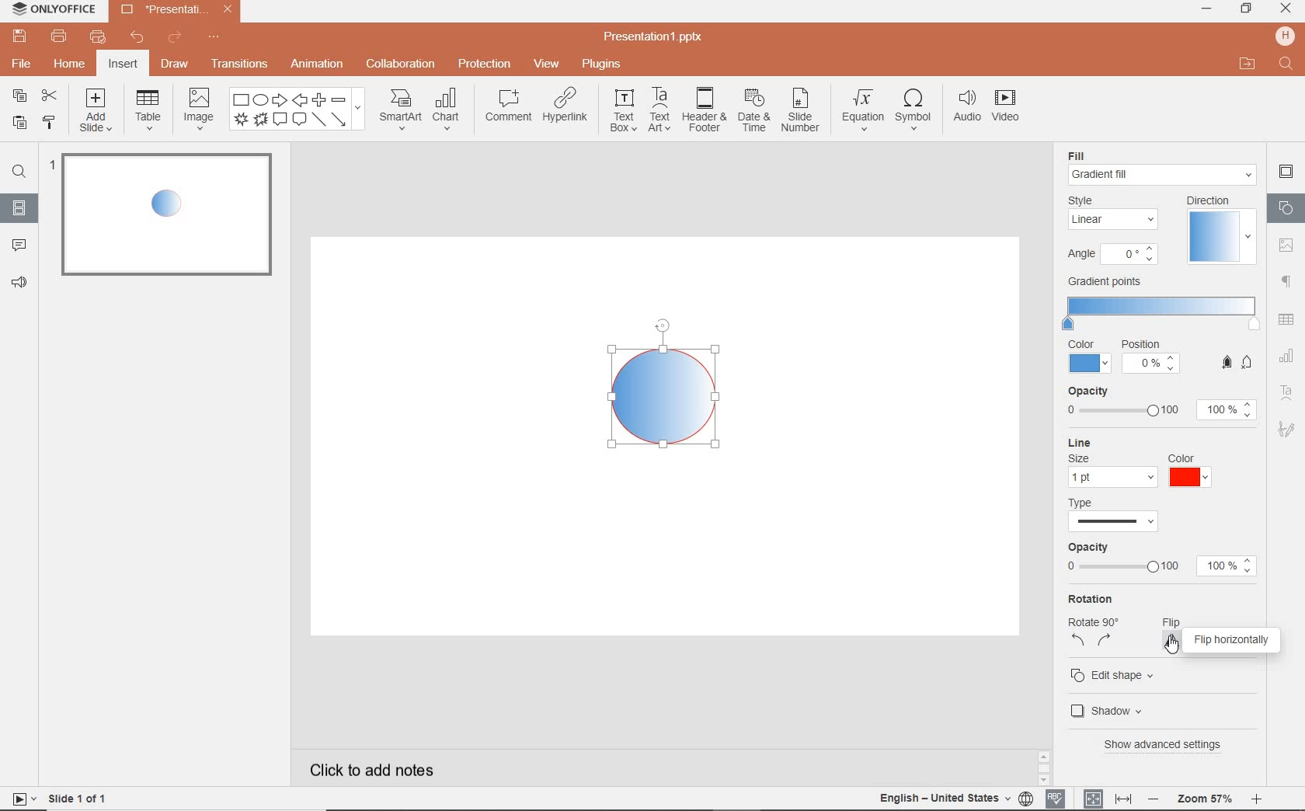  What do you see at coordinates (668, 383) in the screenshot?
I see `gradient added` at bounding box center [668, 383].